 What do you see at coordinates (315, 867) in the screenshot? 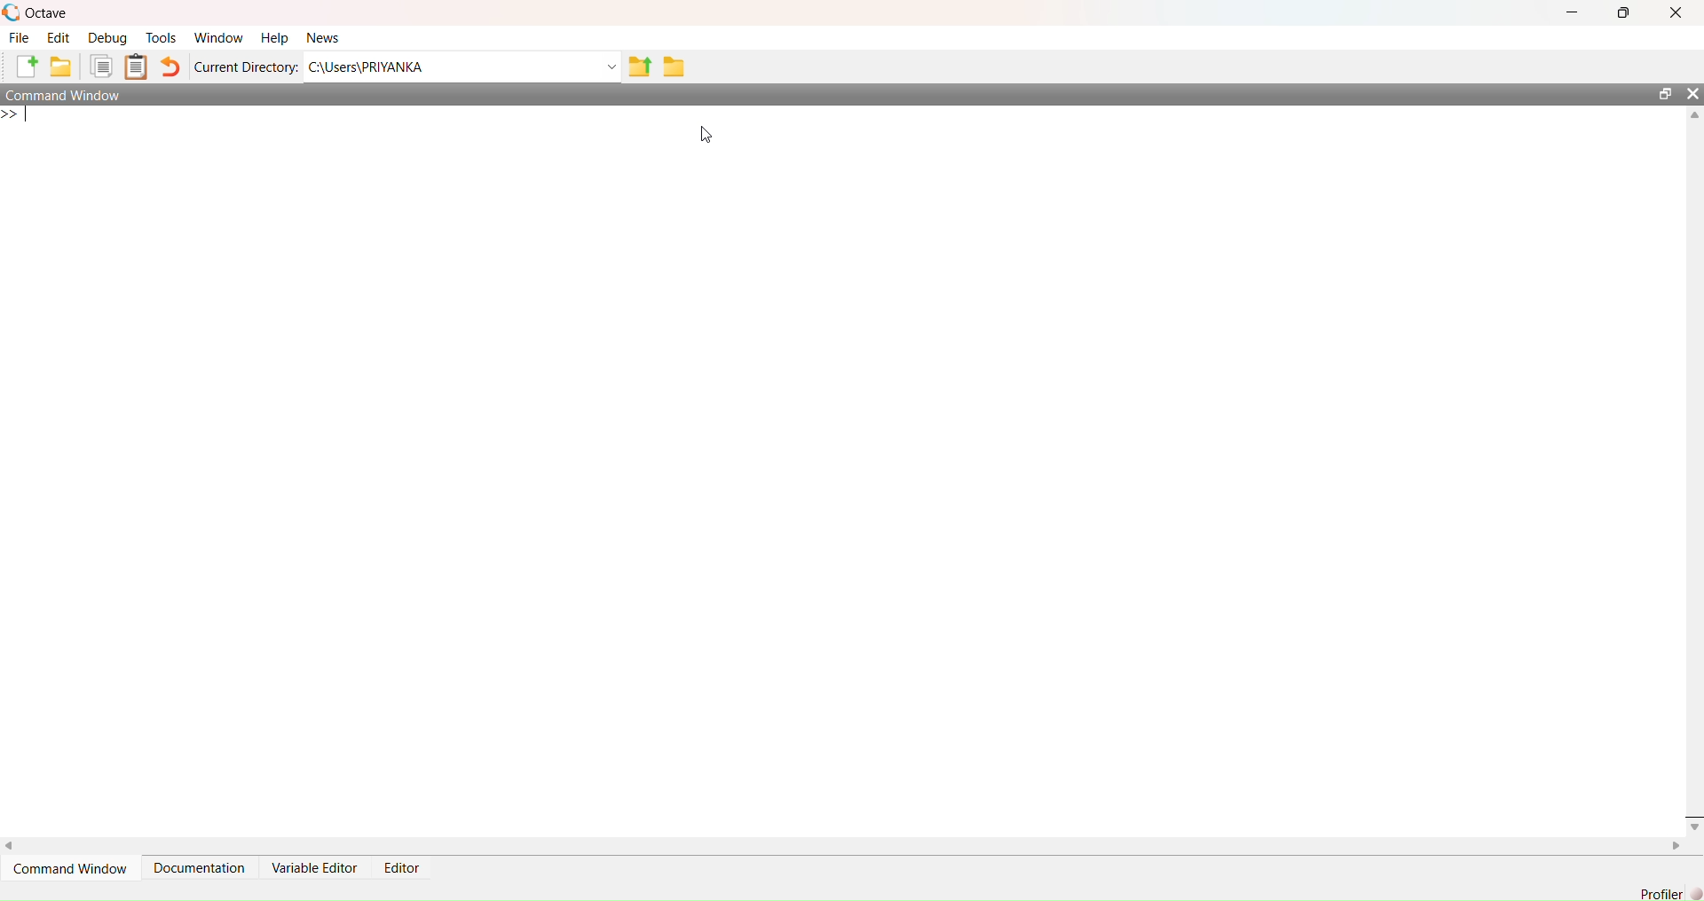
I see `Variable Editor` at bounding box center [315, 867].